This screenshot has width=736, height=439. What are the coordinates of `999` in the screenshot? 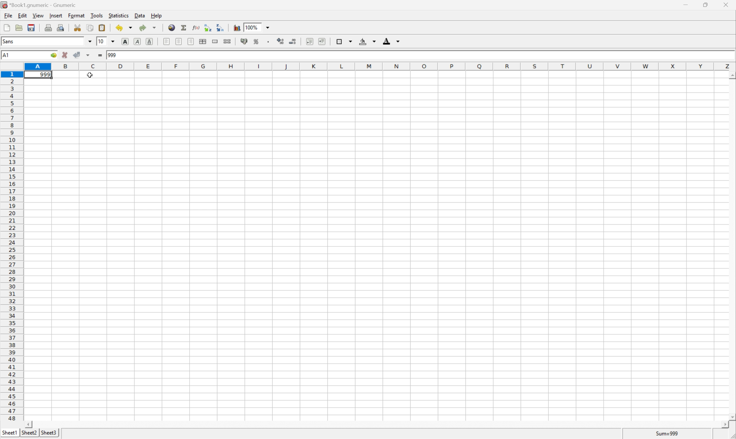 It's located at (113, 55).